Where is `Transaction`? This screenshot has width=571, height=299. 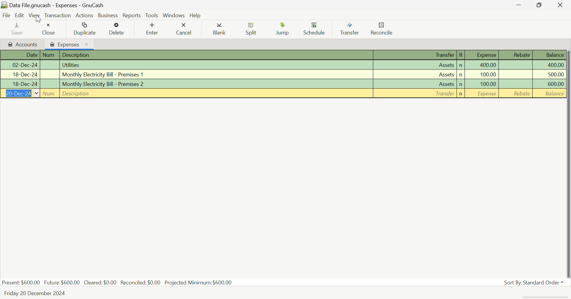
Transaction is located at coordinates (57, 15).